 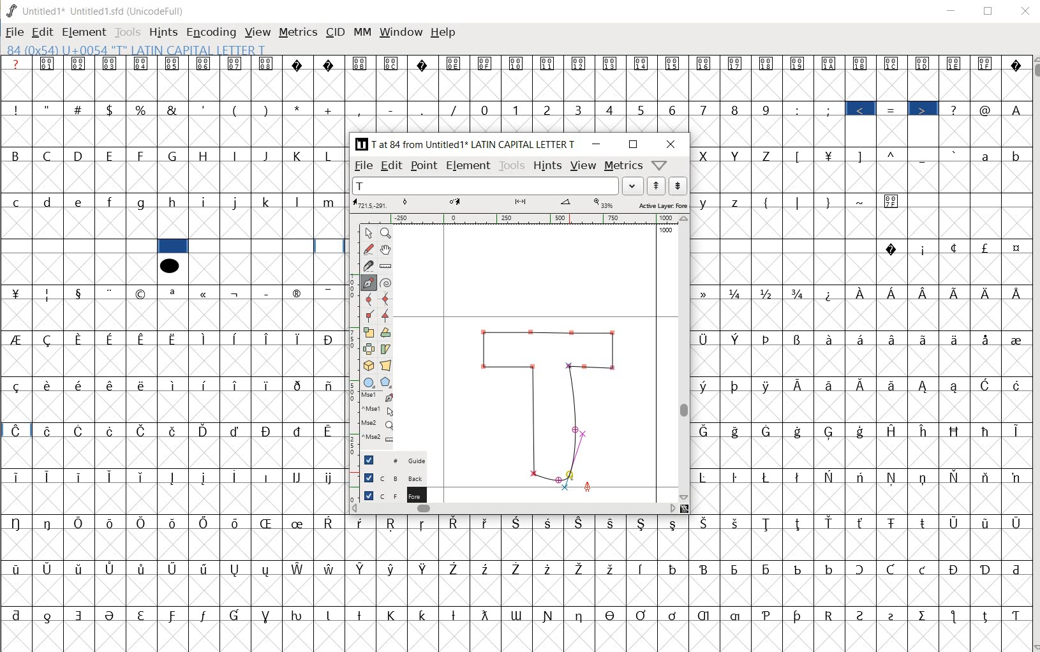 I want to click on Symbol, so click(x=1015, y=338).